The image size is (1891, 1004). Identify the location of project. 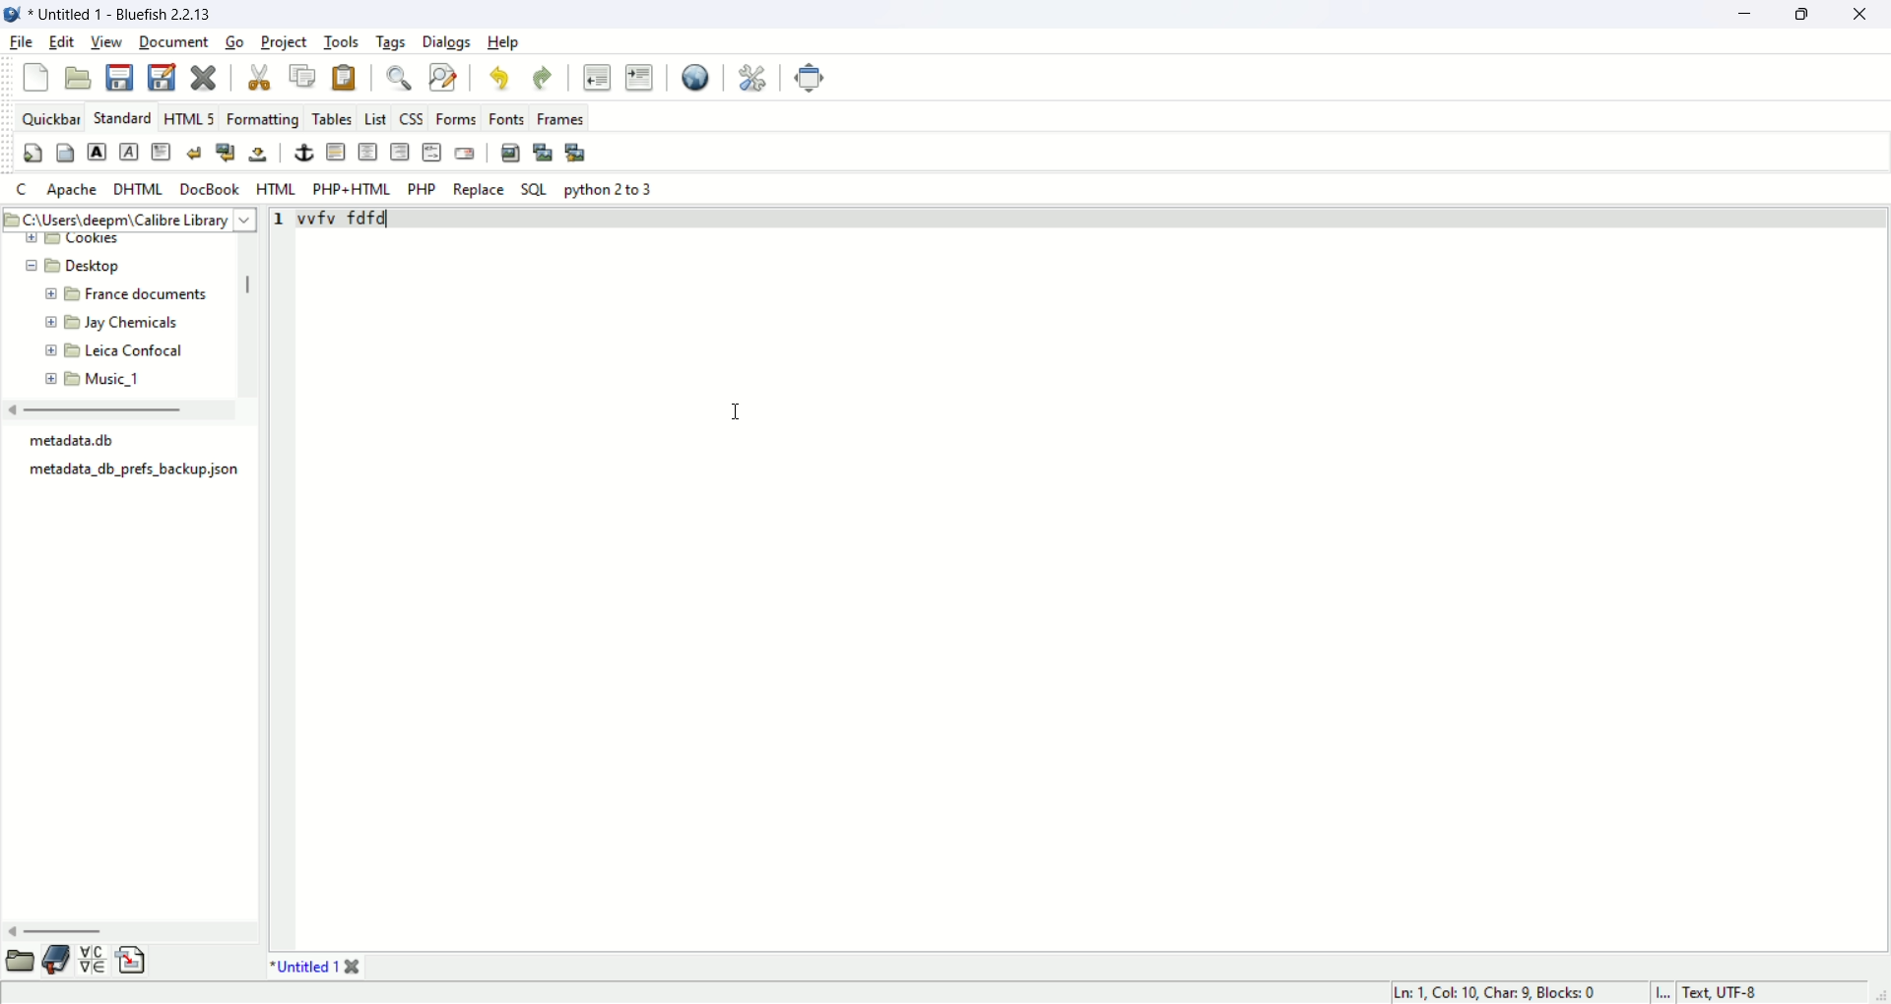
(284, 43).